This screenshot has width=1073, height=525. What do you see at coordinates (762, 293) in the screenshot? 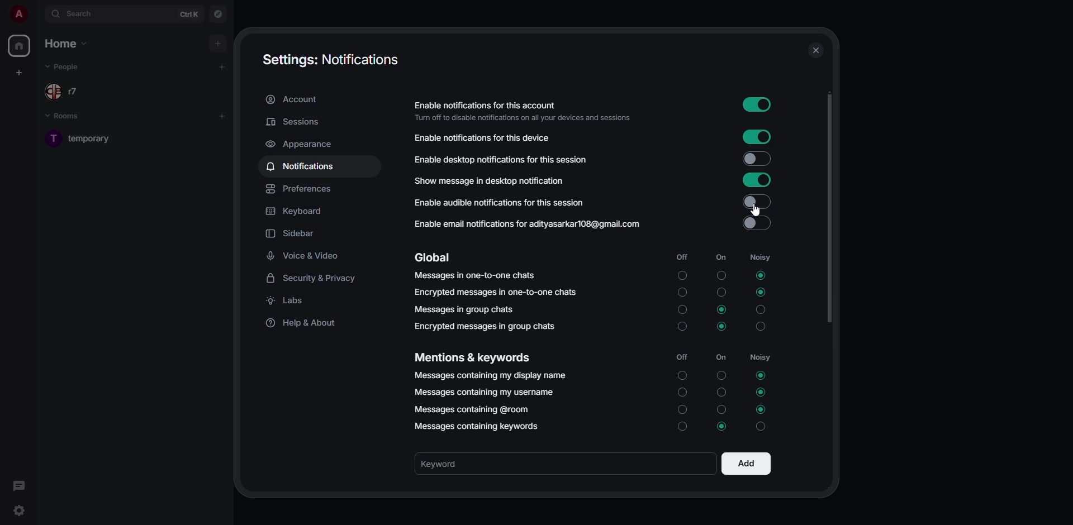
I see `selected` at bounding box center [762, 293].